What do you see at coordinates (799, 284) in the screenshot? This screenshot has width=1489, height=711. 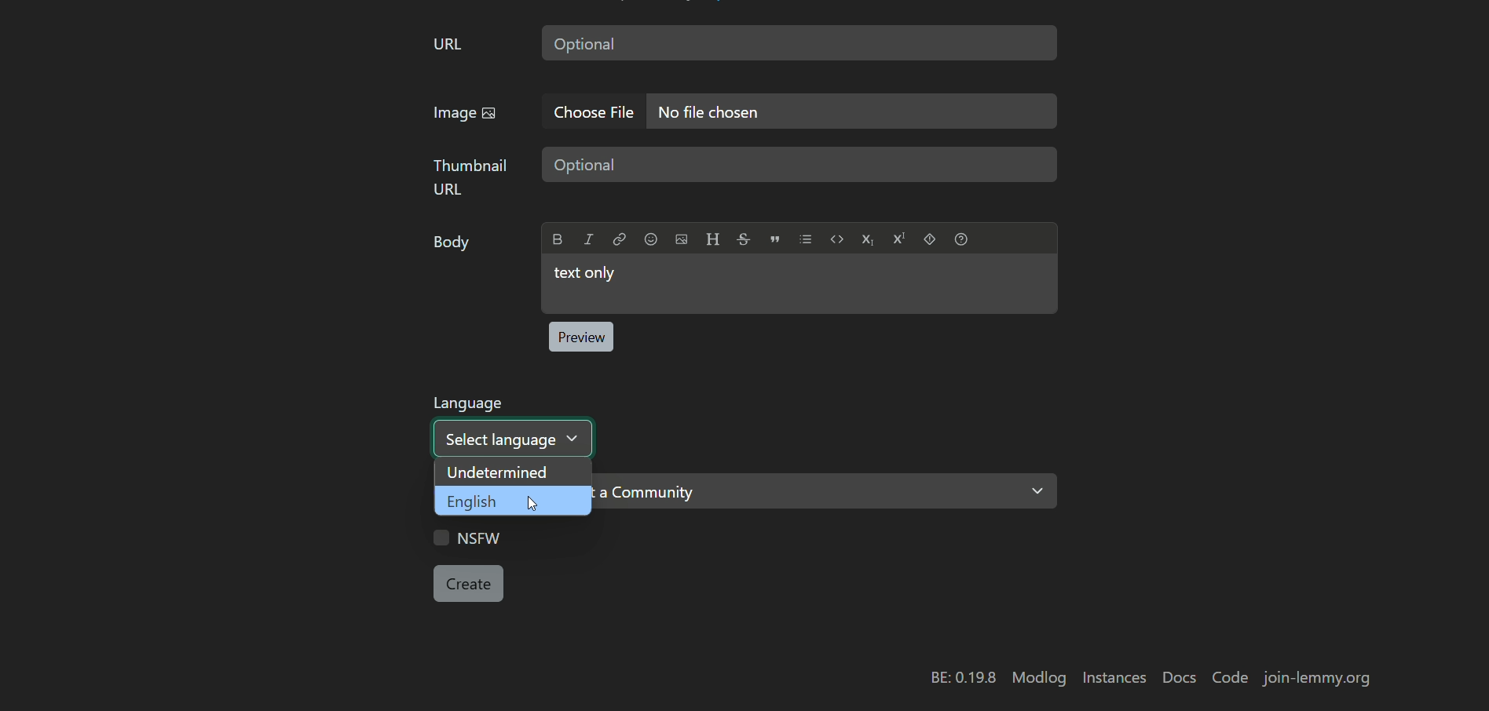 I see `text box` at bounding box center [799, 284].